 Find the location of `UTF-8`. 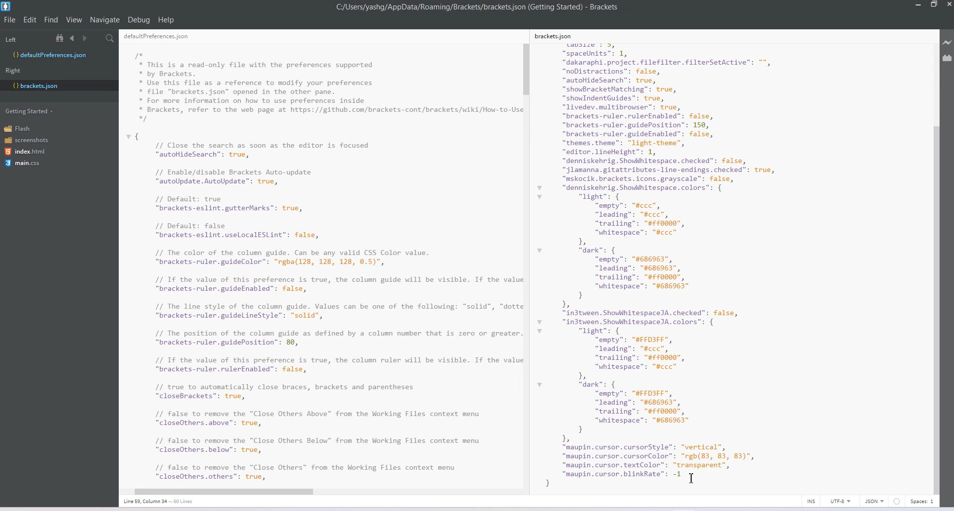

UTF-8 is located at coordinates (840, 501).